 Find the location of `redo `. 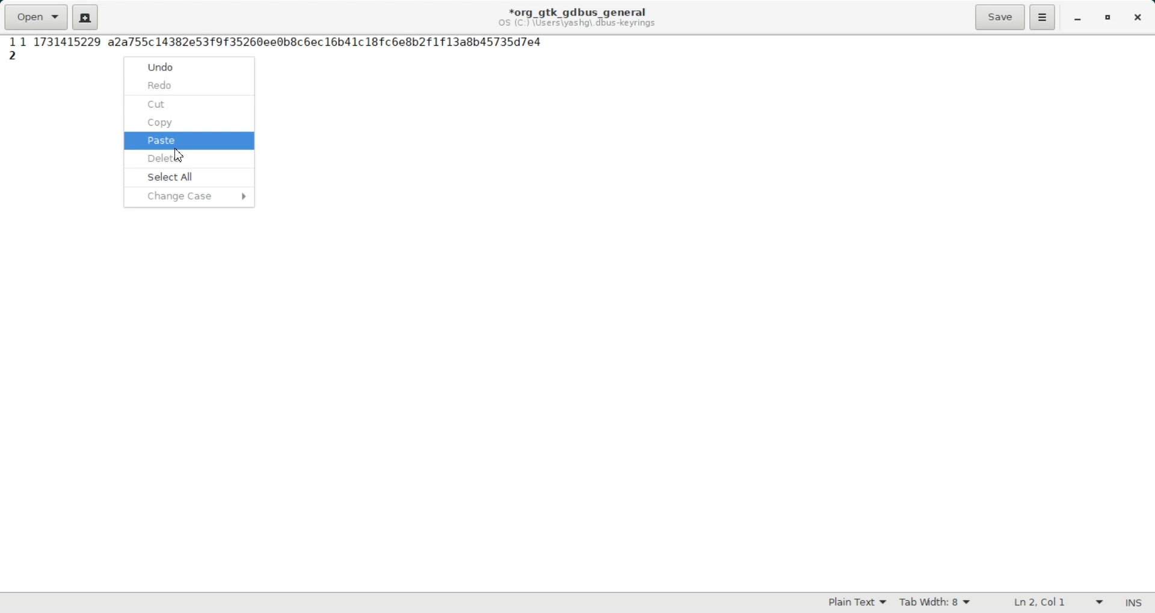

redo  is located at coordinates (188, 84).